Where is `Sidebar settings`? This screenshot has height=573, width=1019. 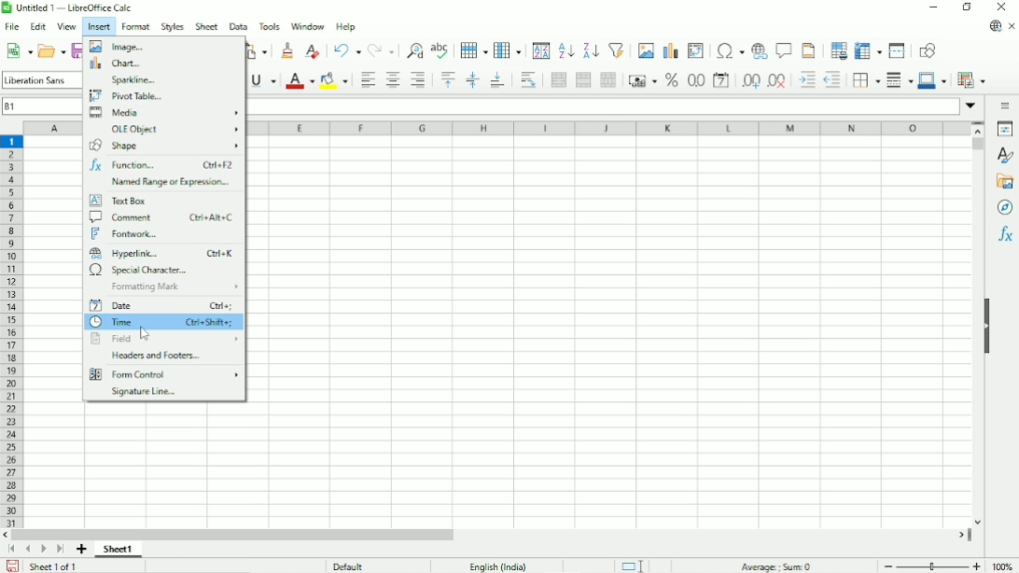 Sidebar settings is located at coordinates (1003, 106).